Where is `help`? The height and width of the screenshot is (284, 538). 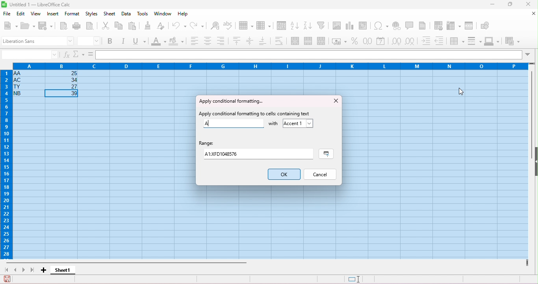 help is located at coordinates (183, 14).